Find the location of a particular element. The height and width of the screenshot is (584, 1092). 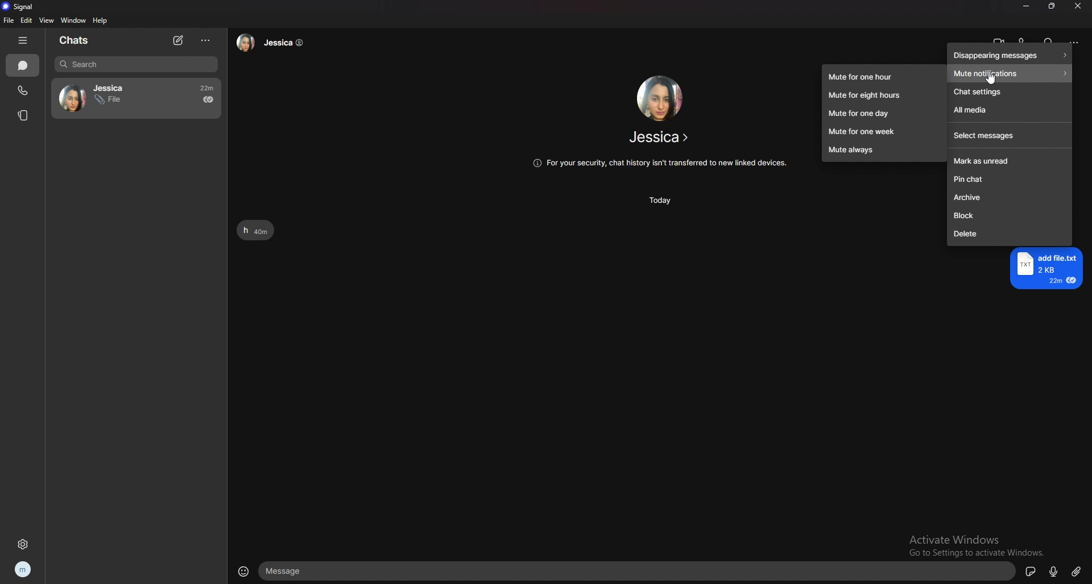

stories is located at coordinates (24, 116).